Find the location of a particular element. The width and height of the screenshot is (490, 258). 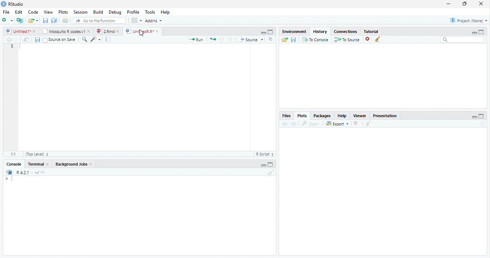

Show in new window is located at coordinates (26, 39).